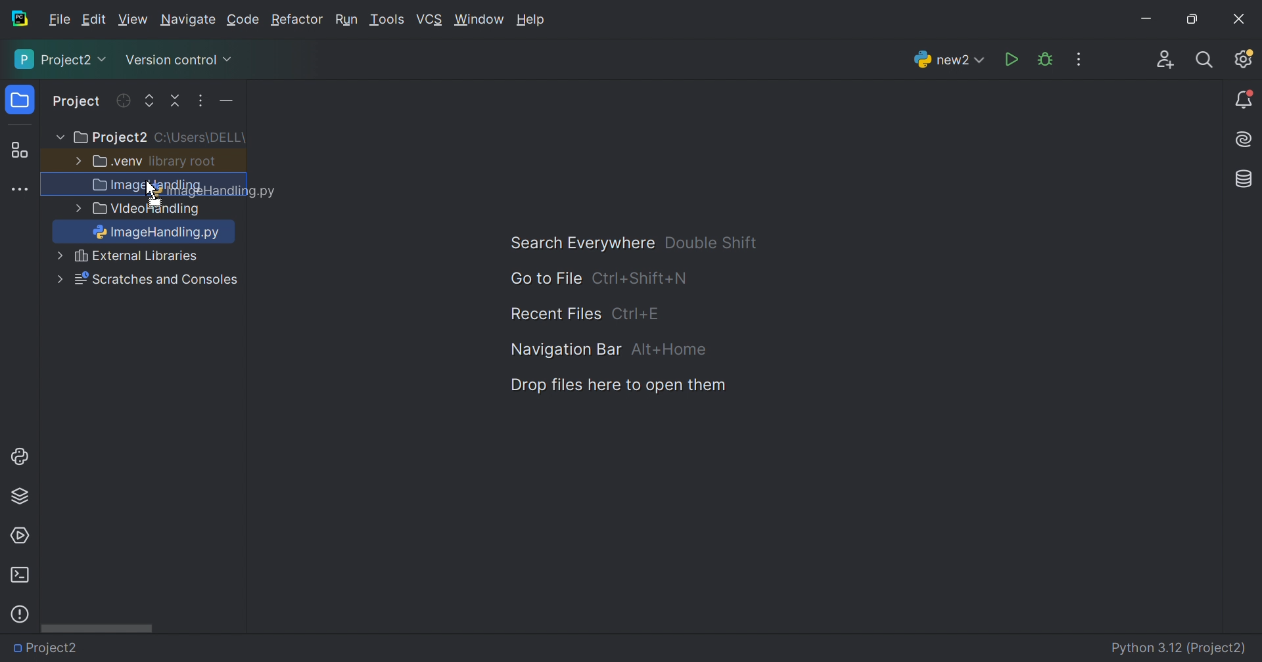  What do you see at coordinates (1246, 140) in the screenshot?
I see `AI Assistant` at bounding box center [1246, 140].